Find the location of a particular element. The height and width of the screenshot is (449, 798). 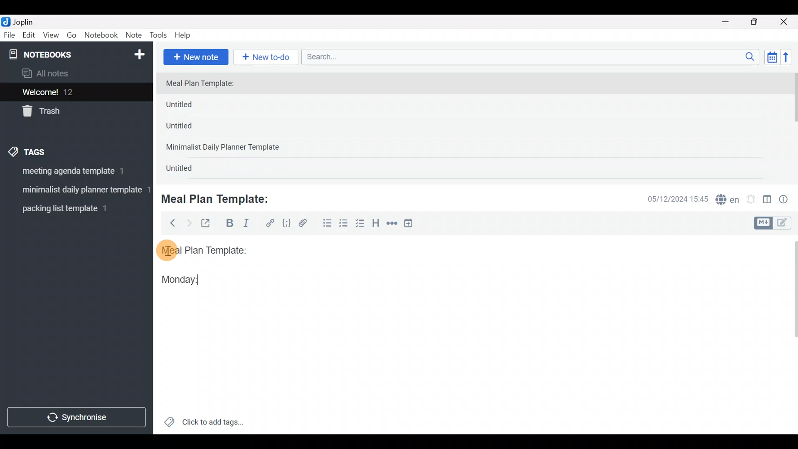

Trash is located at coordinates (71, 112).